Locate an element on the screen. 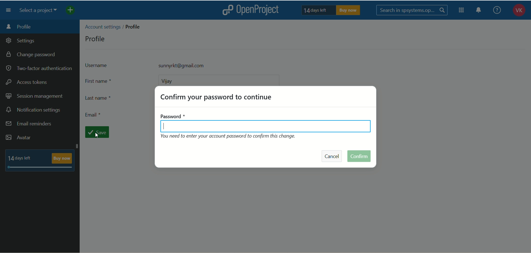  cursor is located at coordinates (96, 136).